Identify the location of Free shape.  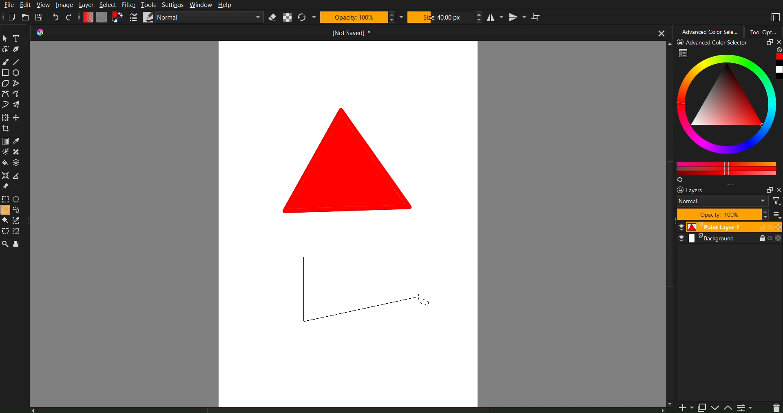
(15, 84).